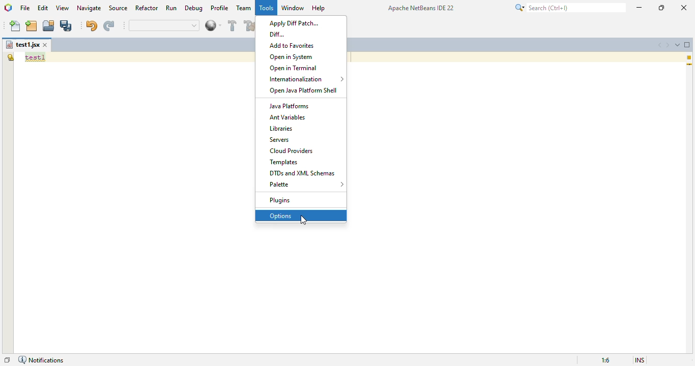 The image size is (695, 366). Describe the element at coordinates (303, 173) in the screenshot. I see `DTDs and XML schemas` at that location.